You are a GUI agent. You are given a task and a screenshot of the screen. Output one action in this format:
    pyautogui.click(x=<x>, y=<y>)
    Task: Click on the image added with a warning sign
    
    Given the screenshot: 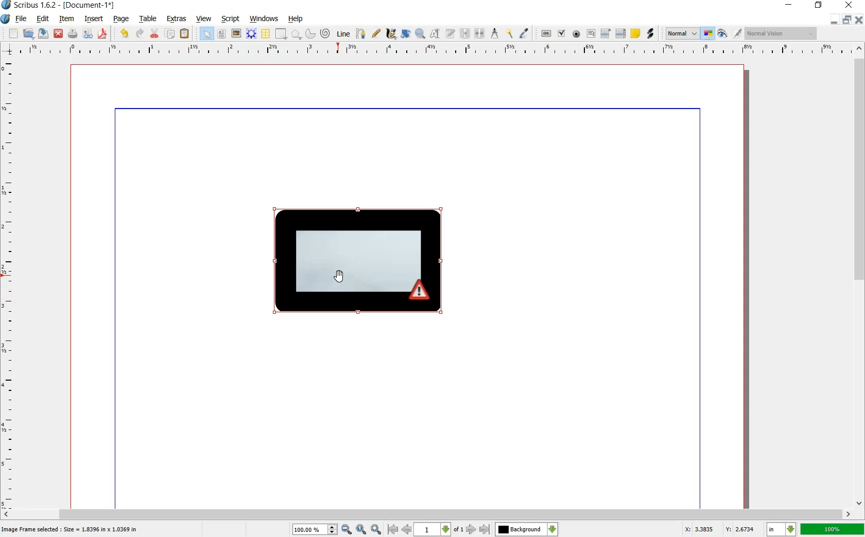 What is the action you would take?
    pyautogui.click(x=361, y=263)
    